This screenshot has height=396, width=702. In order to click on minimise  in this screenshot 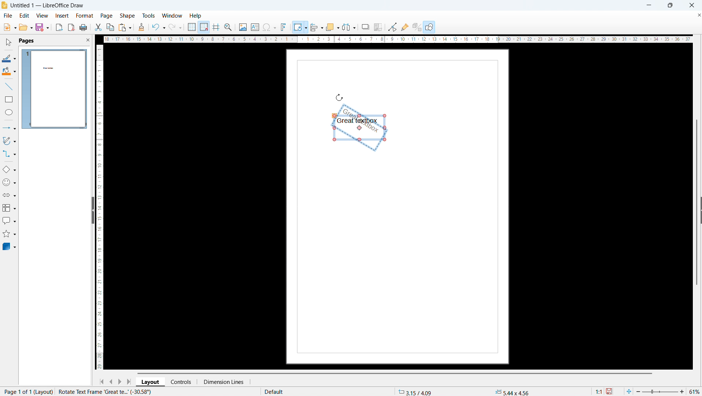, I will do `click(646, 5)`.